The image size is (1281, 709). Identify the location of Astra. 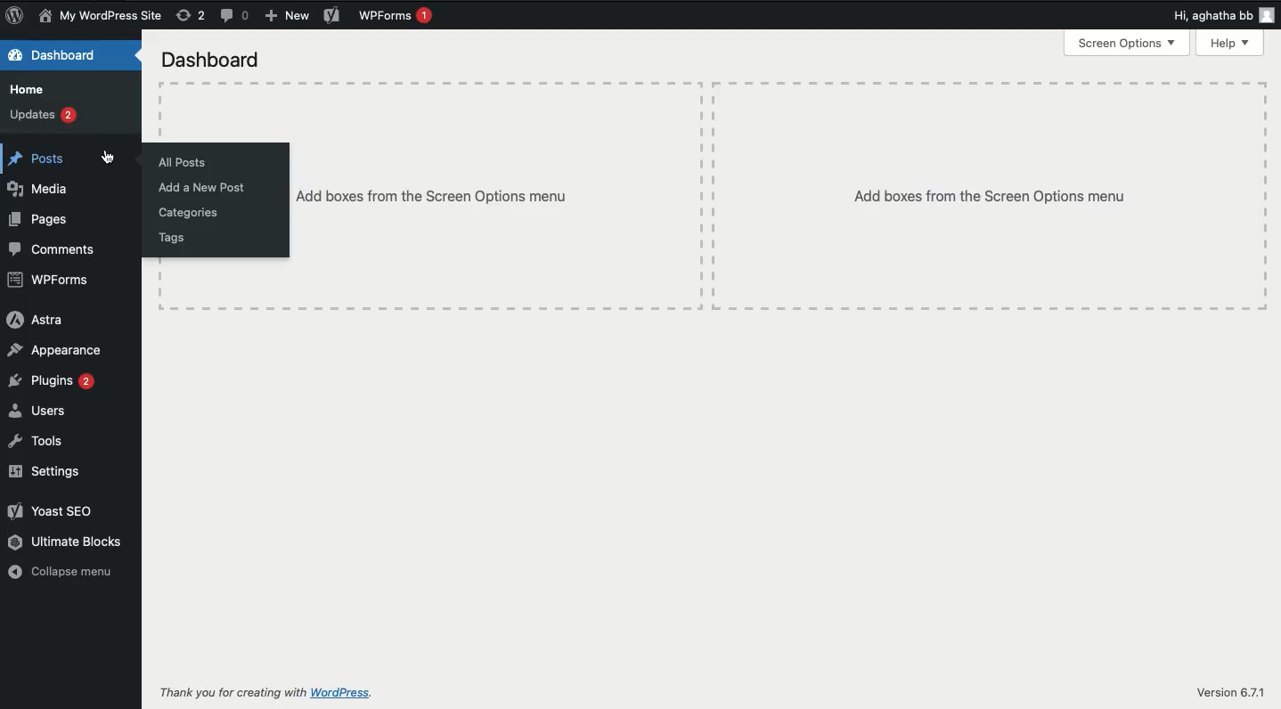
(38, 320).